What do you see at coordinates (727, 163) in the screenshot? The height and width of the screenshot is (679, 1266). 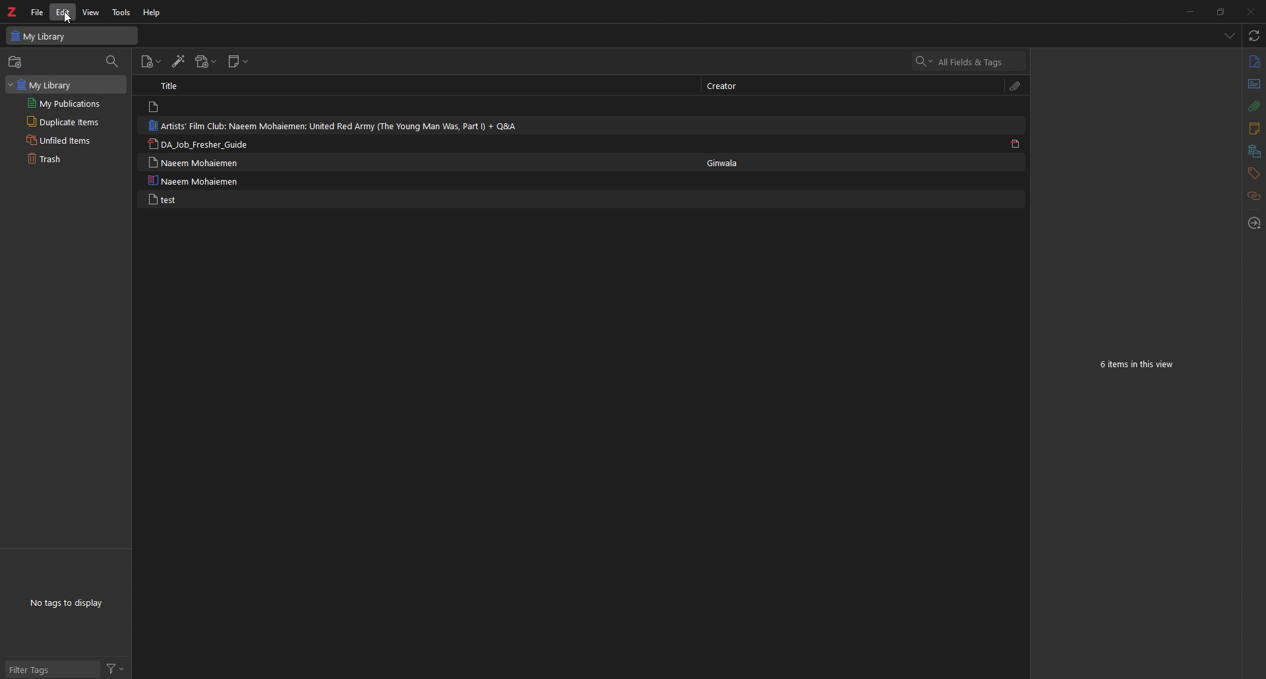 I see `Ginwala` at bounding box center [727, 163].